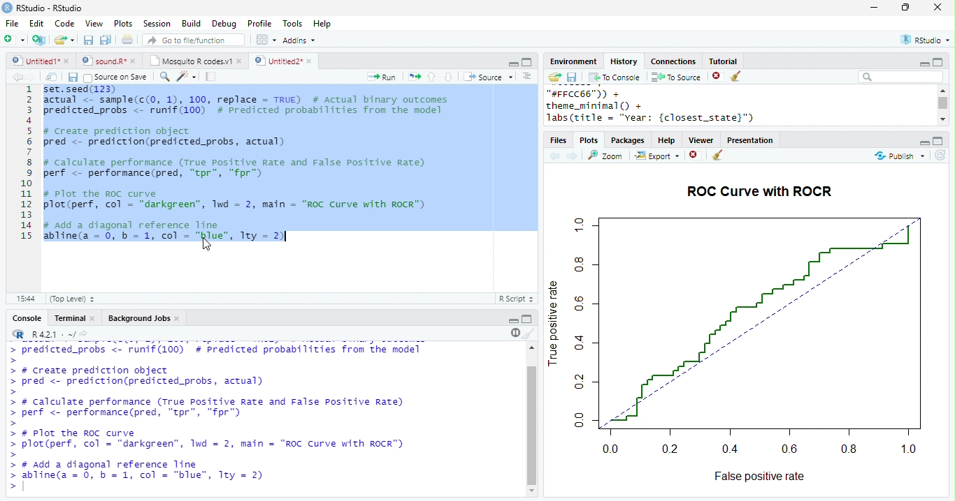  What do you see at coordinates (737, 77) in the screenshot?
I see `clear` at bounding box center [737, 77].